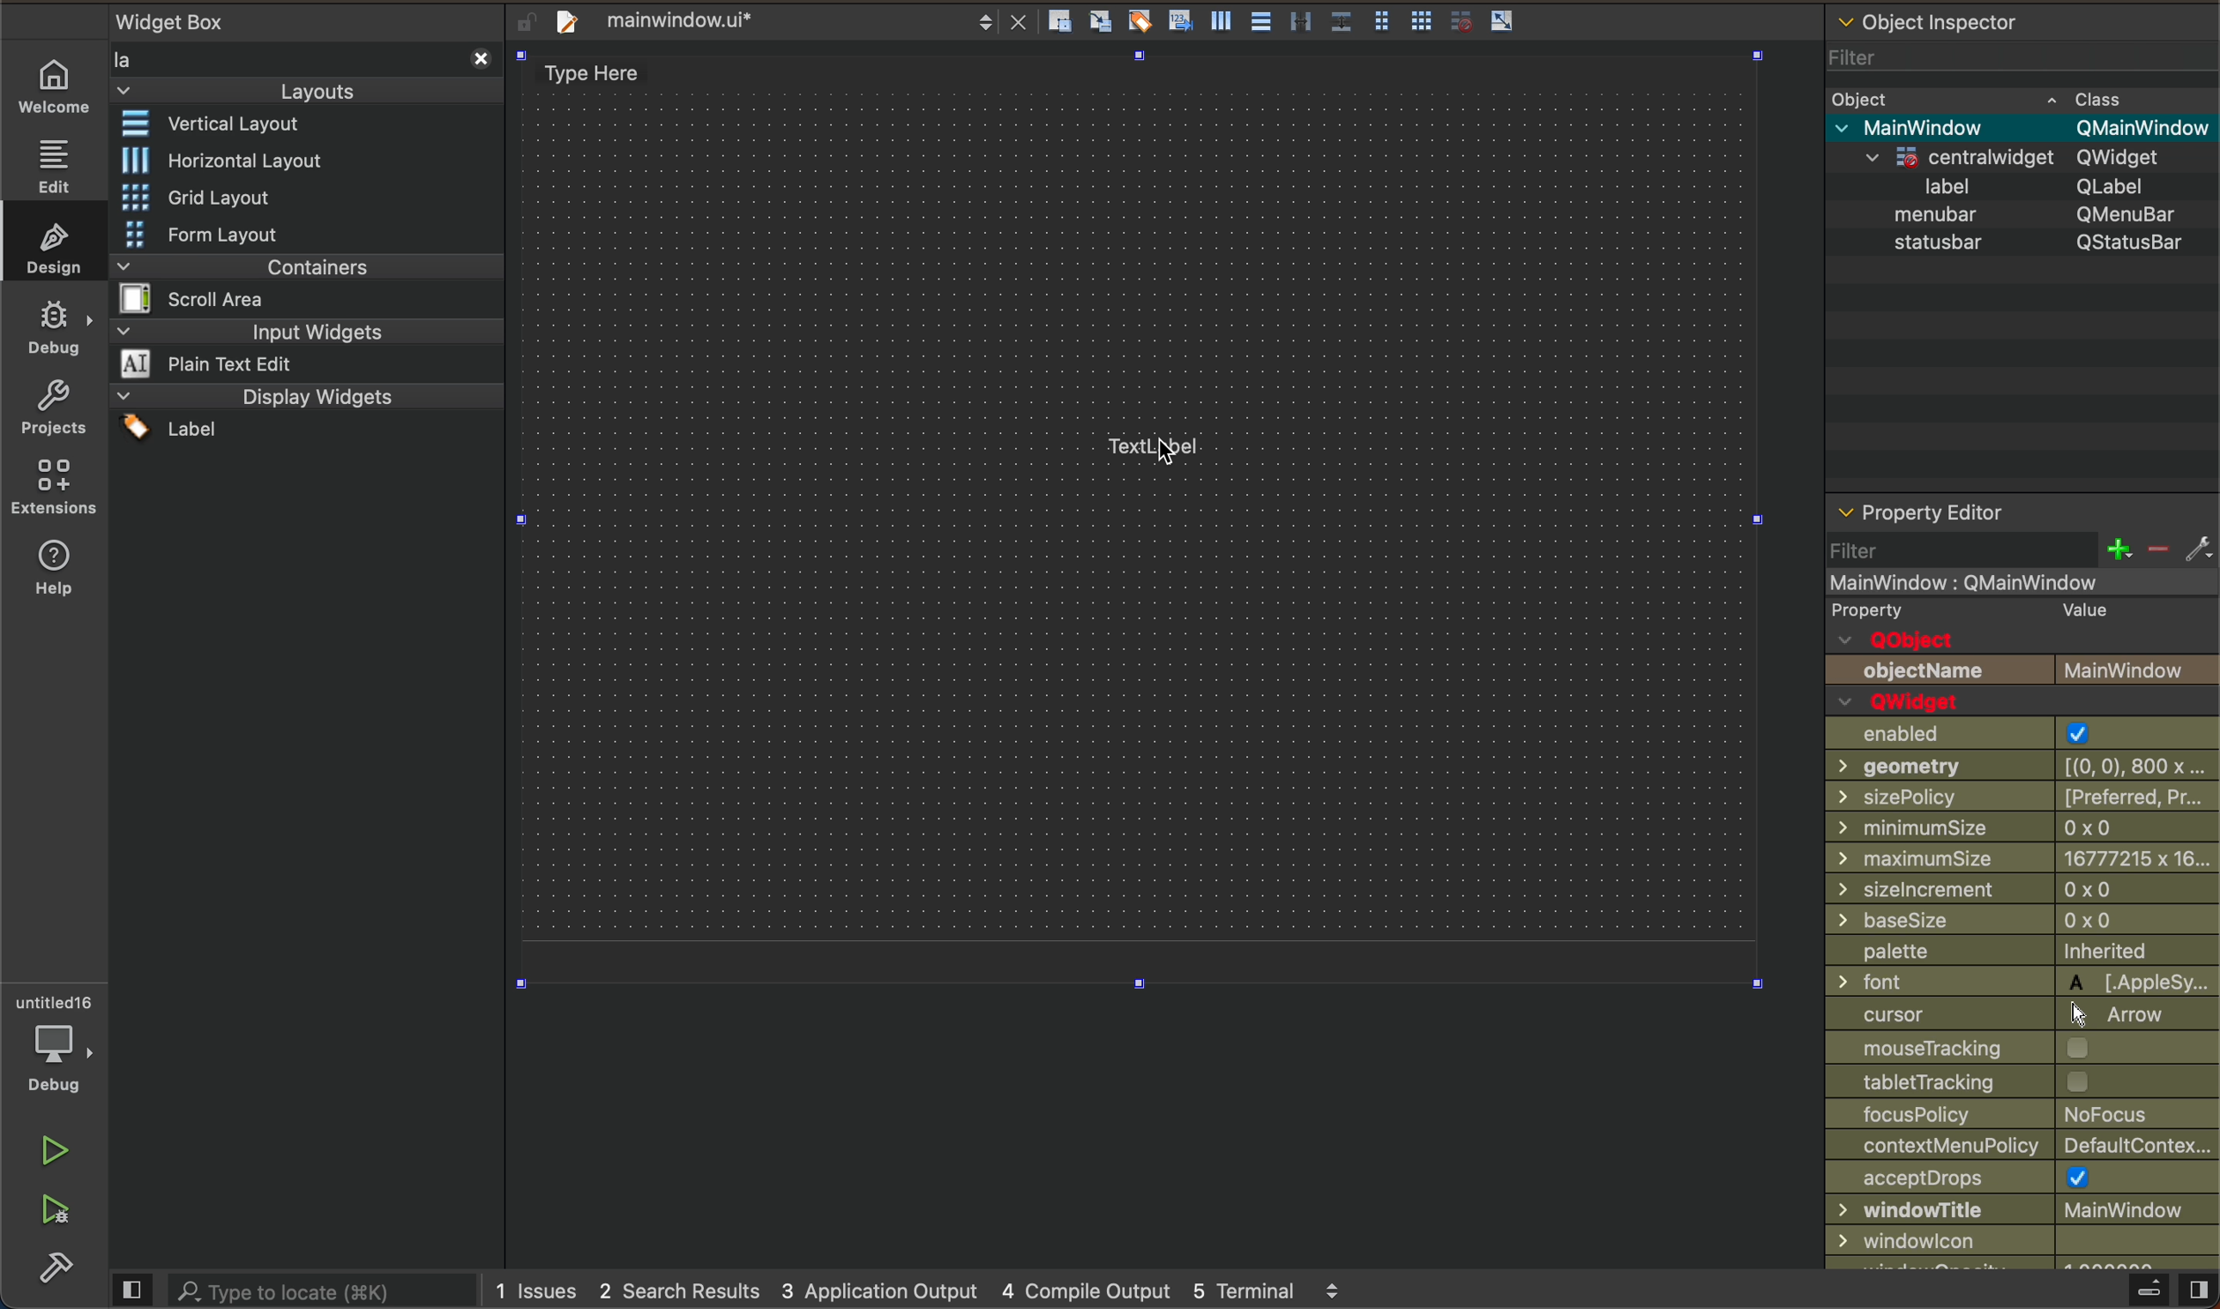  Describe the element at coordinates (57, 413) in the screenshot. I see `projects` at that location.